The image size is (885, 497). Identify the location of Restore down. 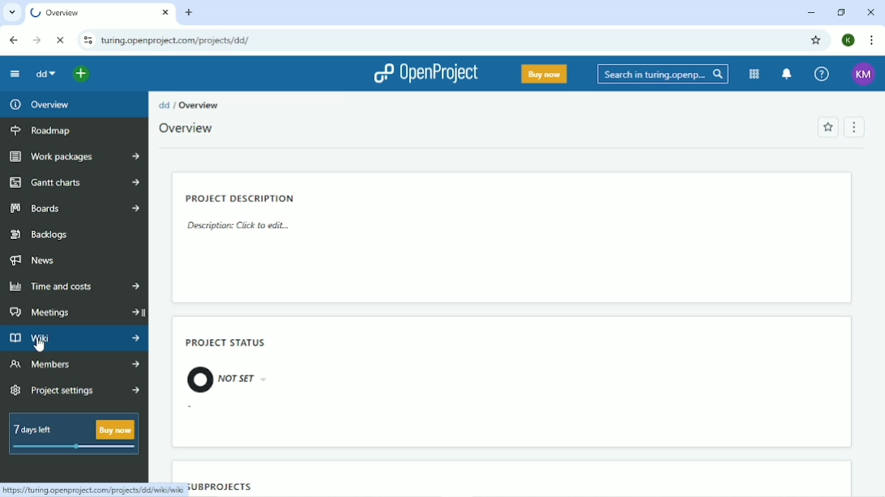
(840, 12).